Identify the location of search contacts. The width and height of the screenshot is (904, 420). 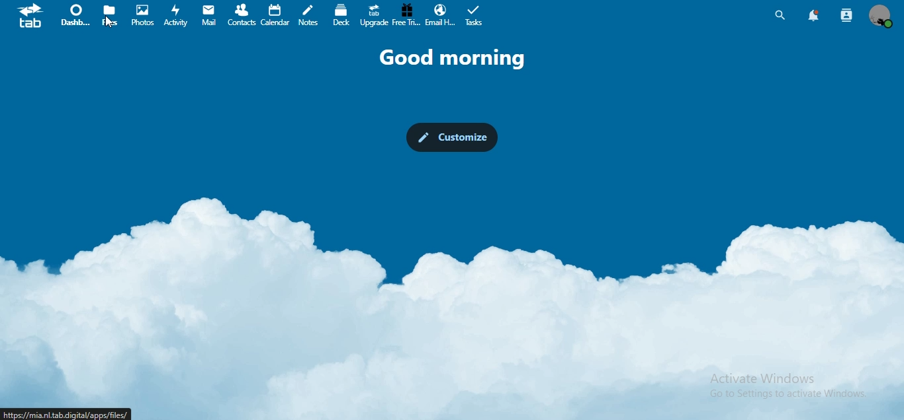
(847, 15).